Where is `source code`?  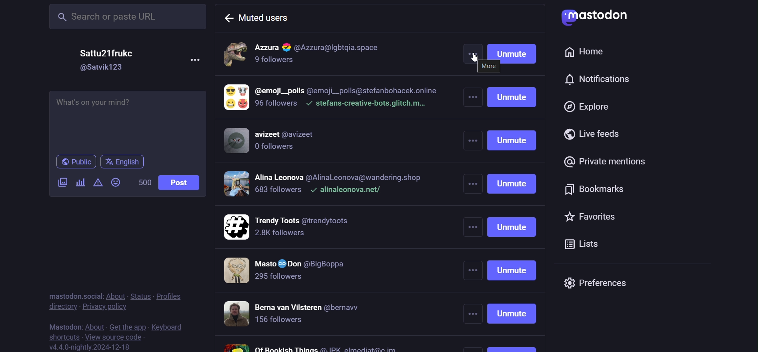 source code is located at coordinates (117, 337).